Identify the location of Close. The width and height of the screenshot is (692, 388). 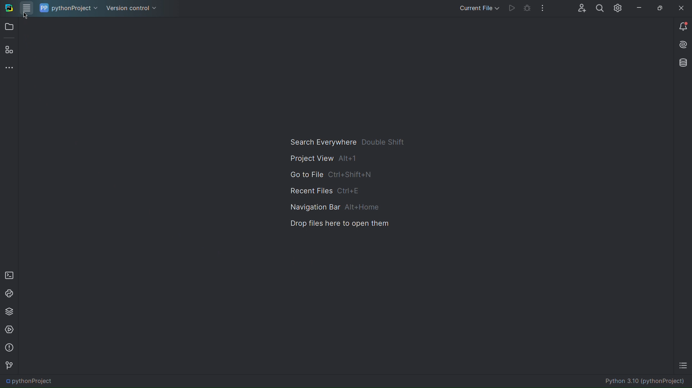
(683, 7).